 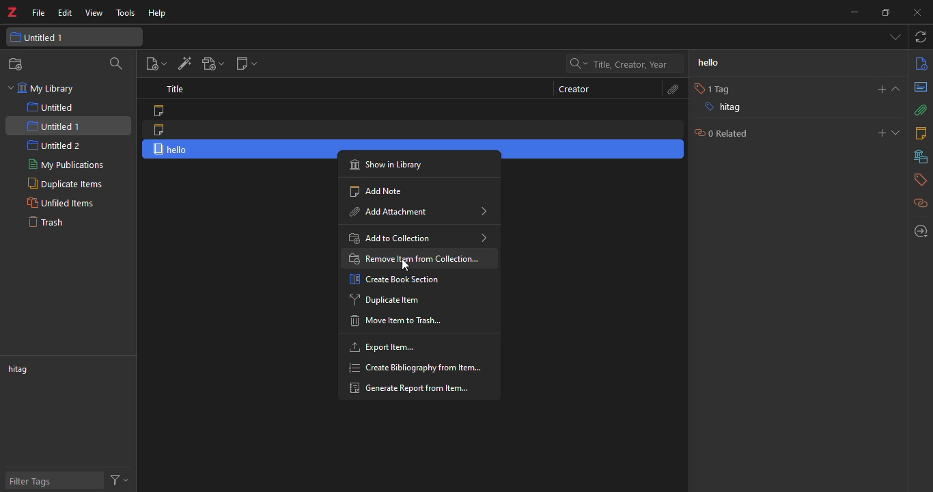 I want to click on duplicated items, so click(x=63, y=184).